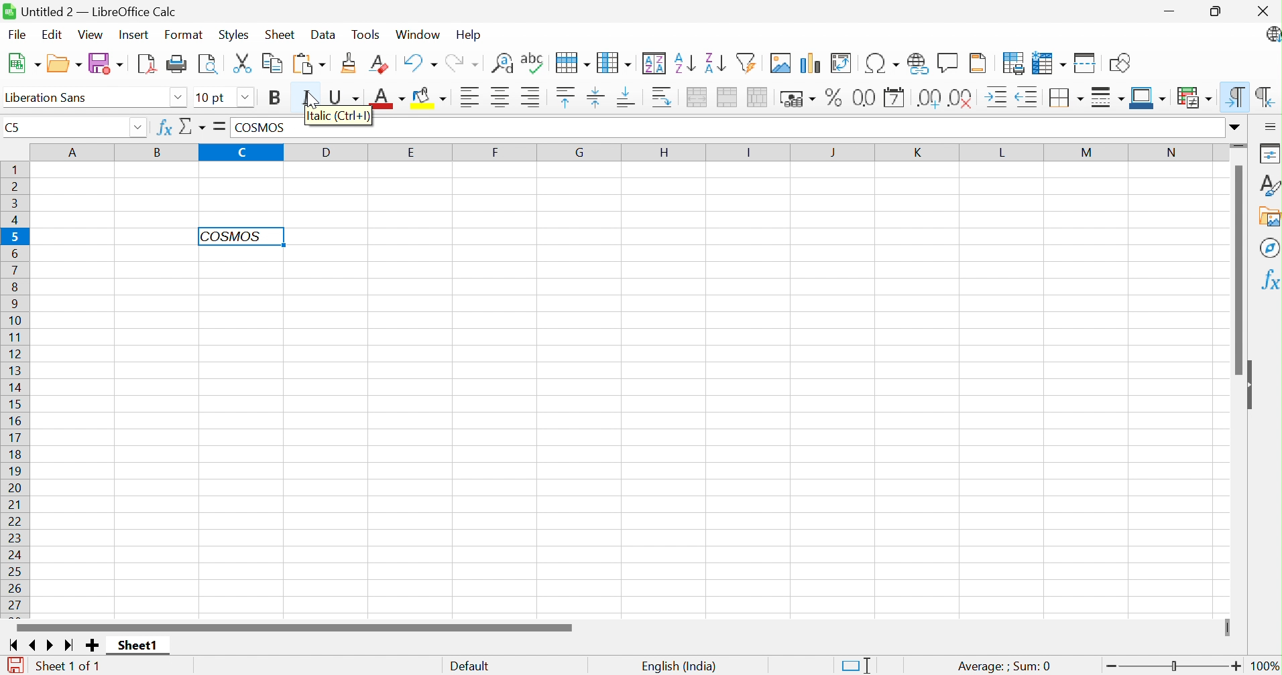 The image size is (1282, 675). What do you see at coordinates (163, 128) in the screenshot?
I see `Function wizard` at bounding box center [163, 128].